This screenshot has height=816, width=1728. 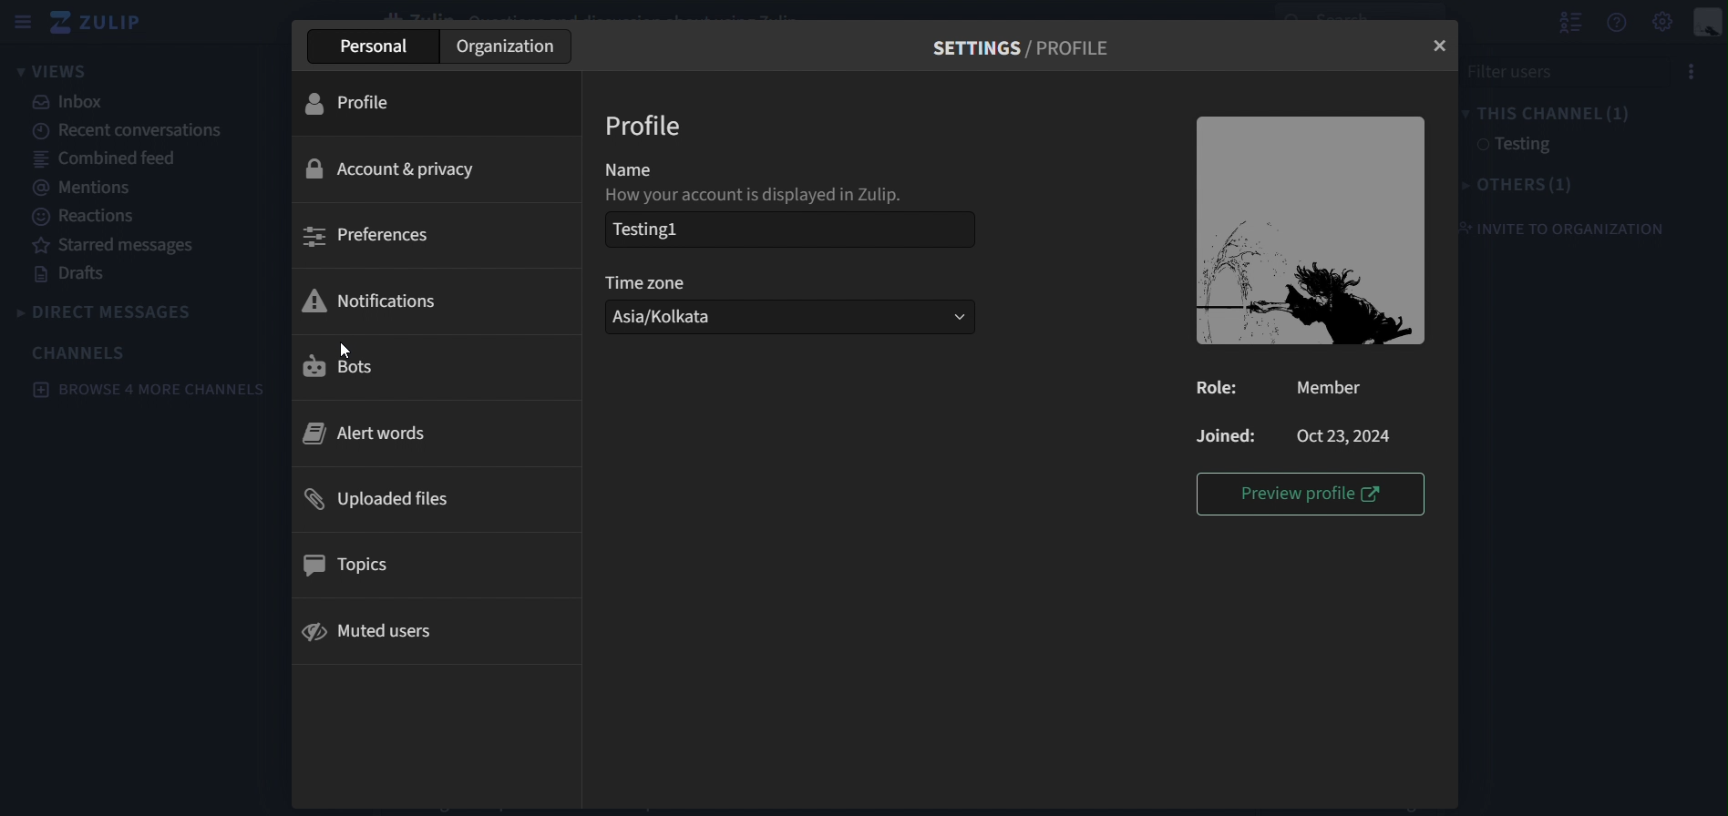 What do you see at coordinates (509, 48) in the screenshot?
I see `organization` at bounding box center [509, 48].